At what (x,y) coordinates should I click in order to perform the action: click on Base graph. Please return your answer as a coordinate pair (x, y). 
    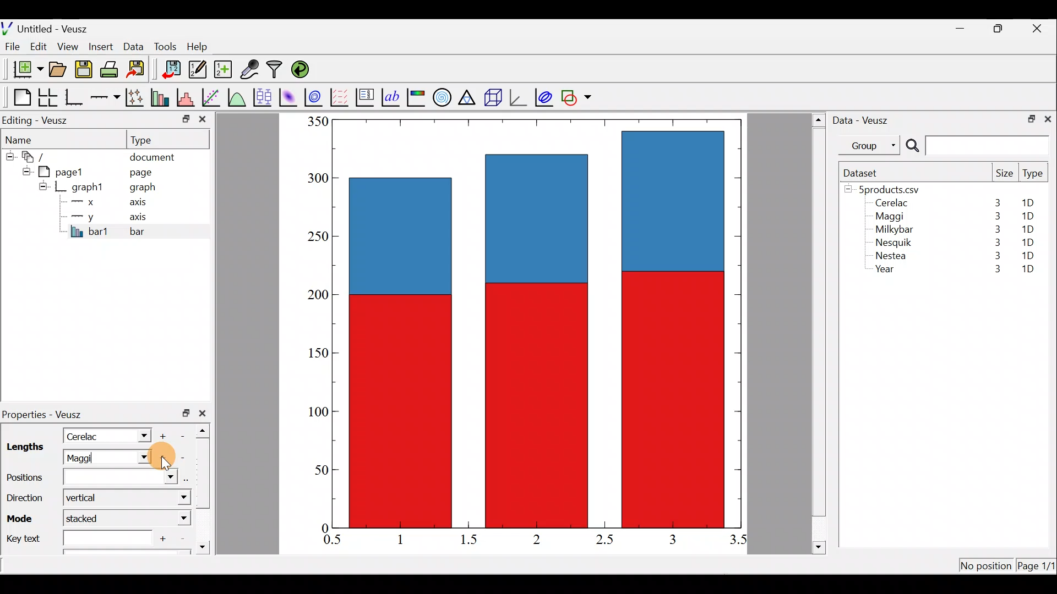
    Looking at the image, I should click on (75, 97).